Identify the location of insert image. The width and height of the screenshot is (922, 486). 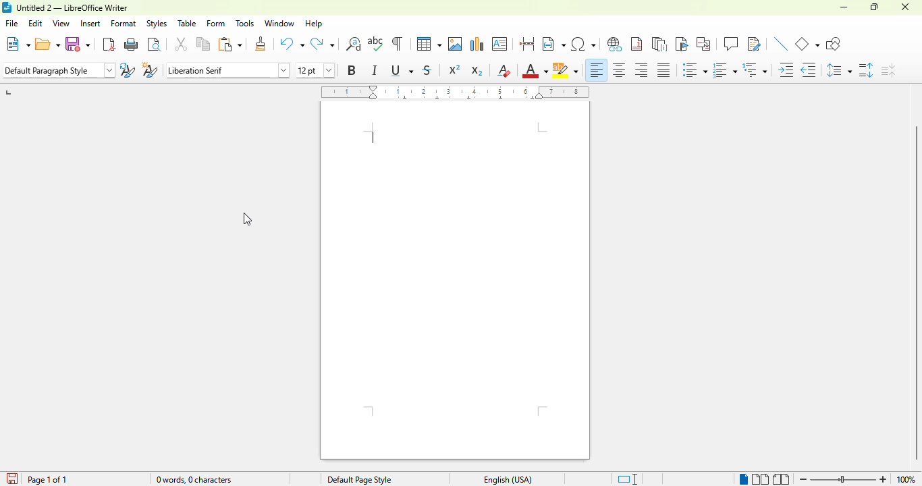
(455, 44).